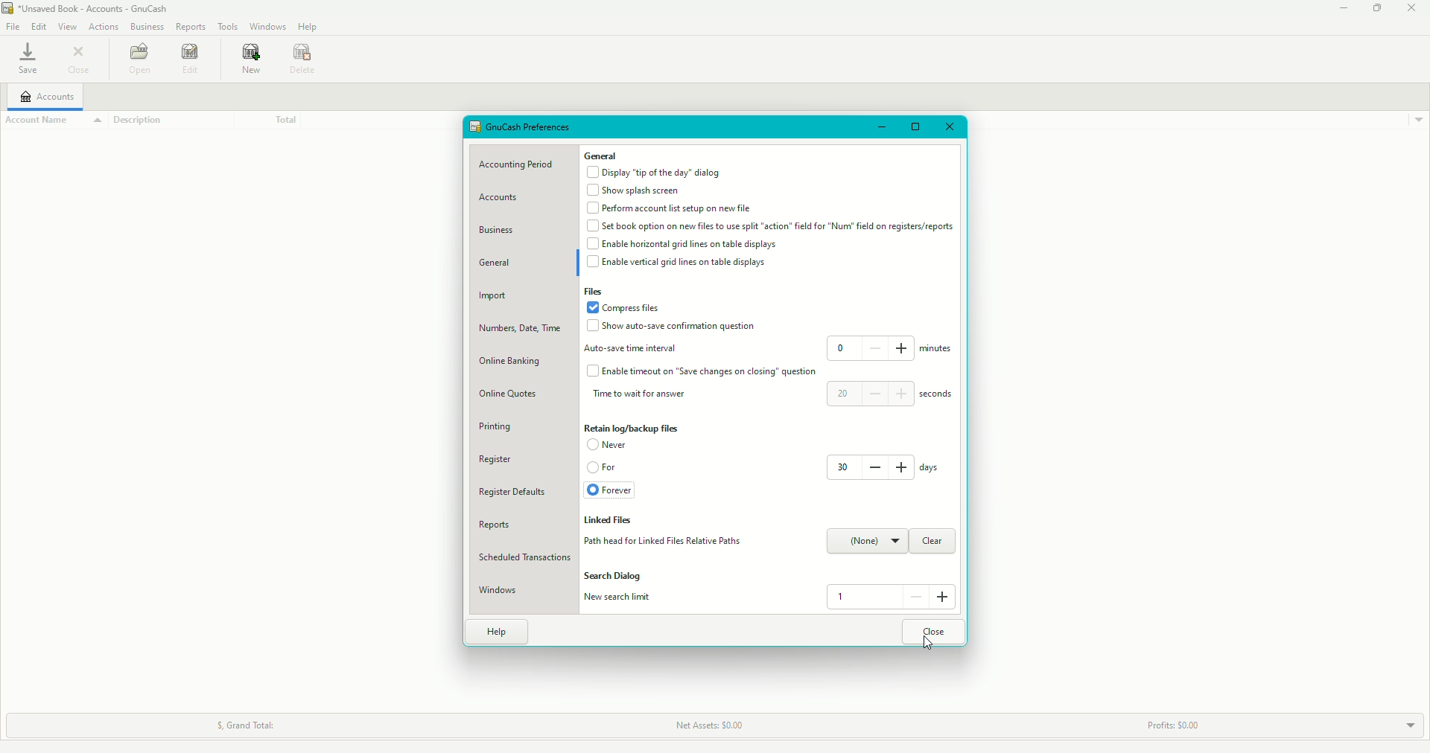 This screenshot has width=1430, height=753. What do you see at coordinates (685, 244) in the screenshot?
I see `Enable horizontal grid` at bounding box center [685, 244].